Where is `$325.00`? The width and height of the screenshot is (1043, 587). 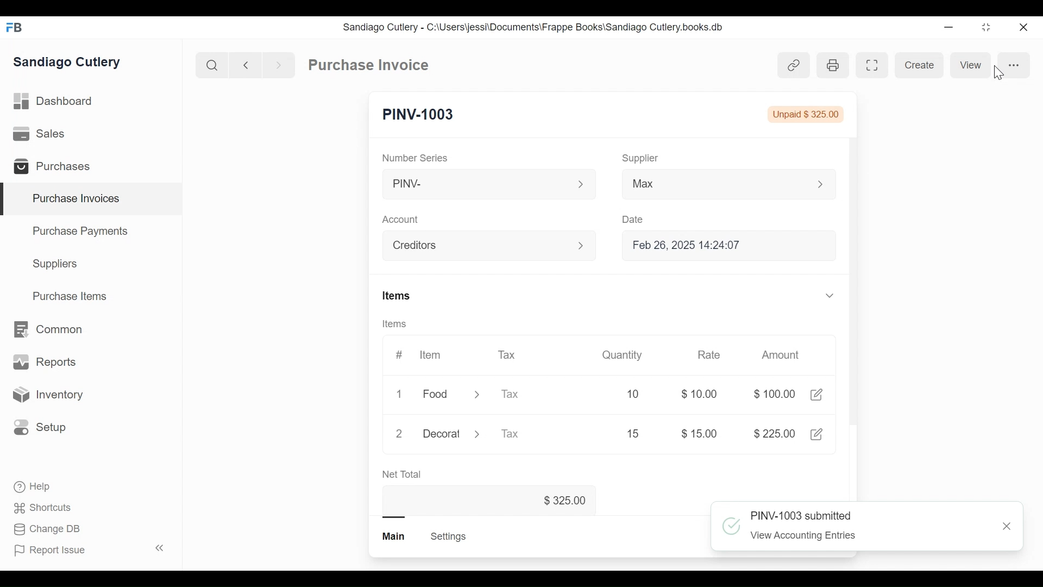
$325.00 is located at coordinates (571, 502).